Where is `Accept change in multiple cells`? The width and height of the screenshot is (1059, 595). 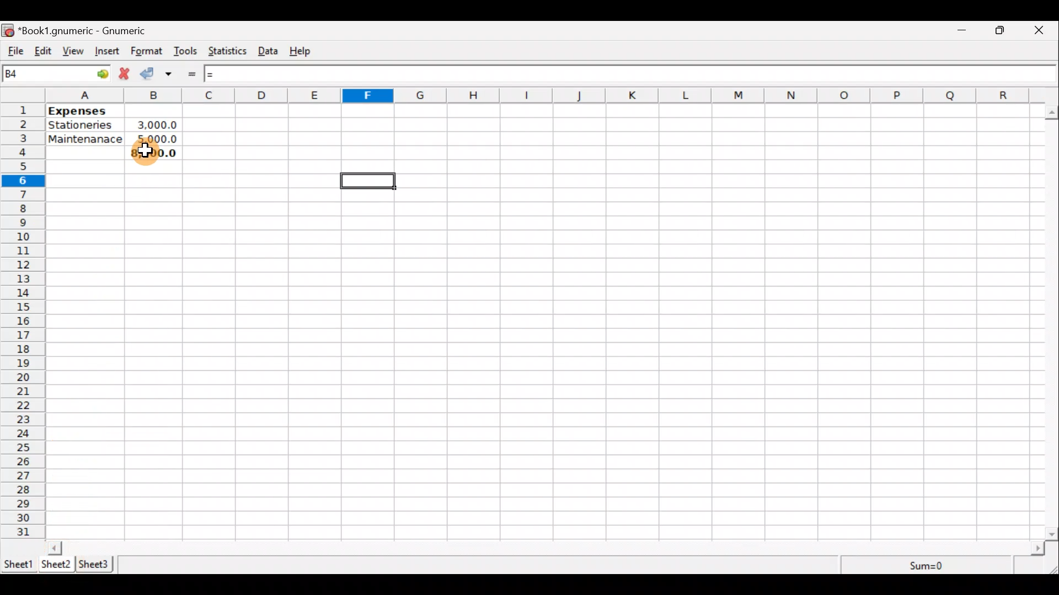
Accept change in multiple cells is located at coordinates (173, 74).